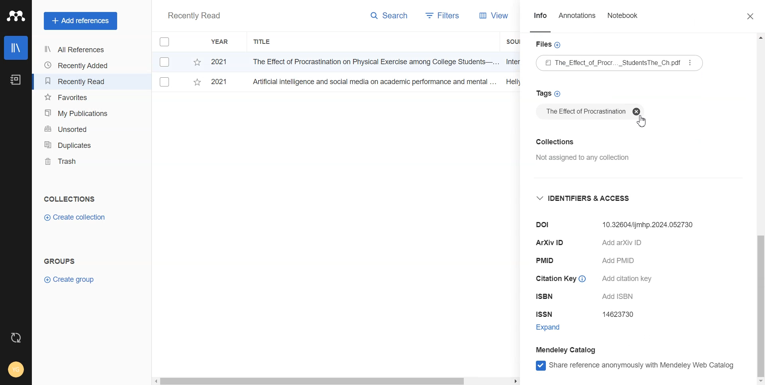 The image size is (765, 385). What do you see at coordinates (586, 298) in the screenshot?
I see `ISBN Add ISBN` at bounding box center [586, 298].